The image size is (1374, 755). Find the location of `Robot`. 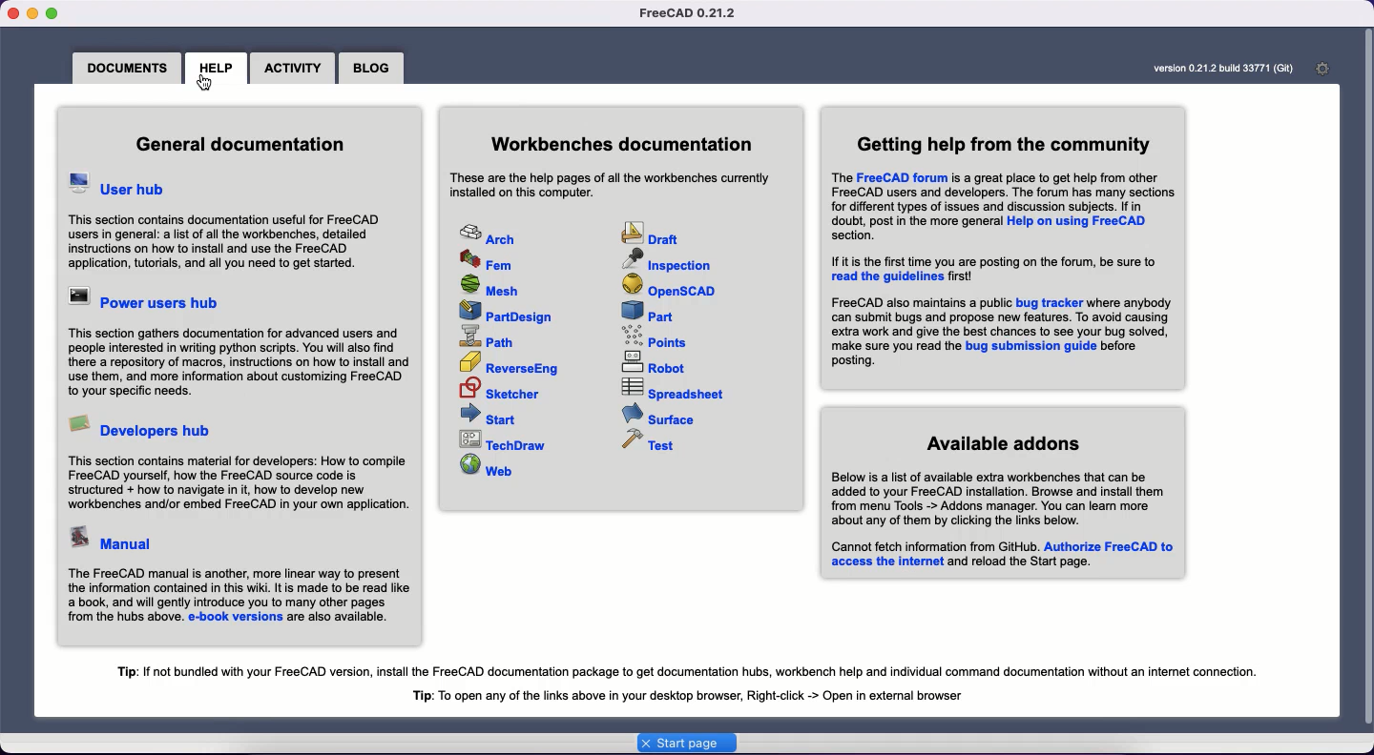

Robot is located at coordinates (656, 362).